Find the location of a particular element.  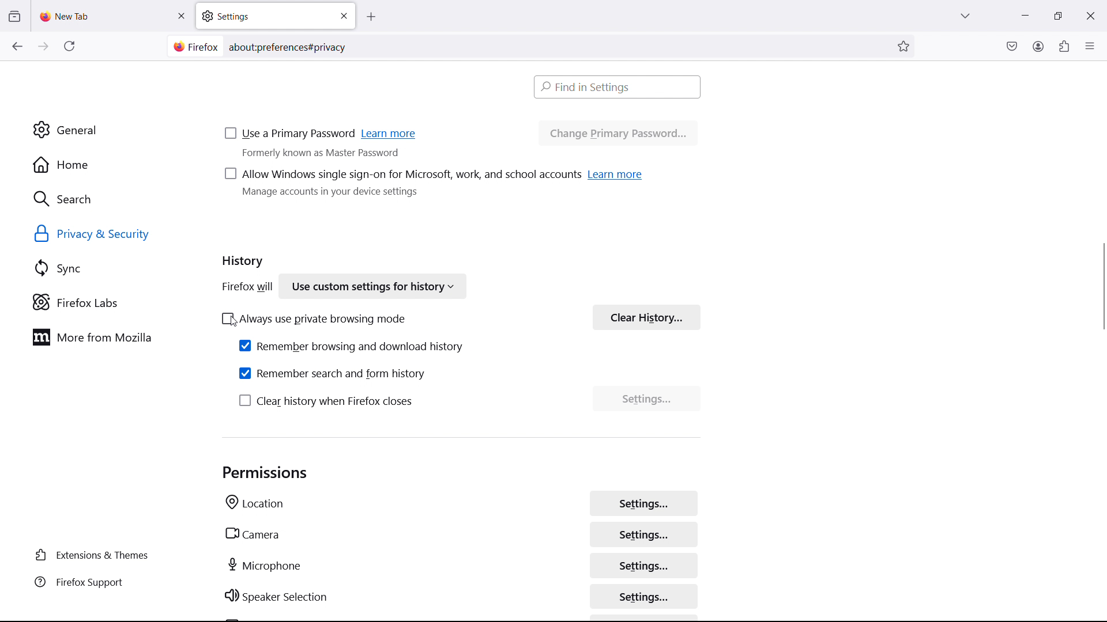

remember search and form history is located at coordinates (333, 373).